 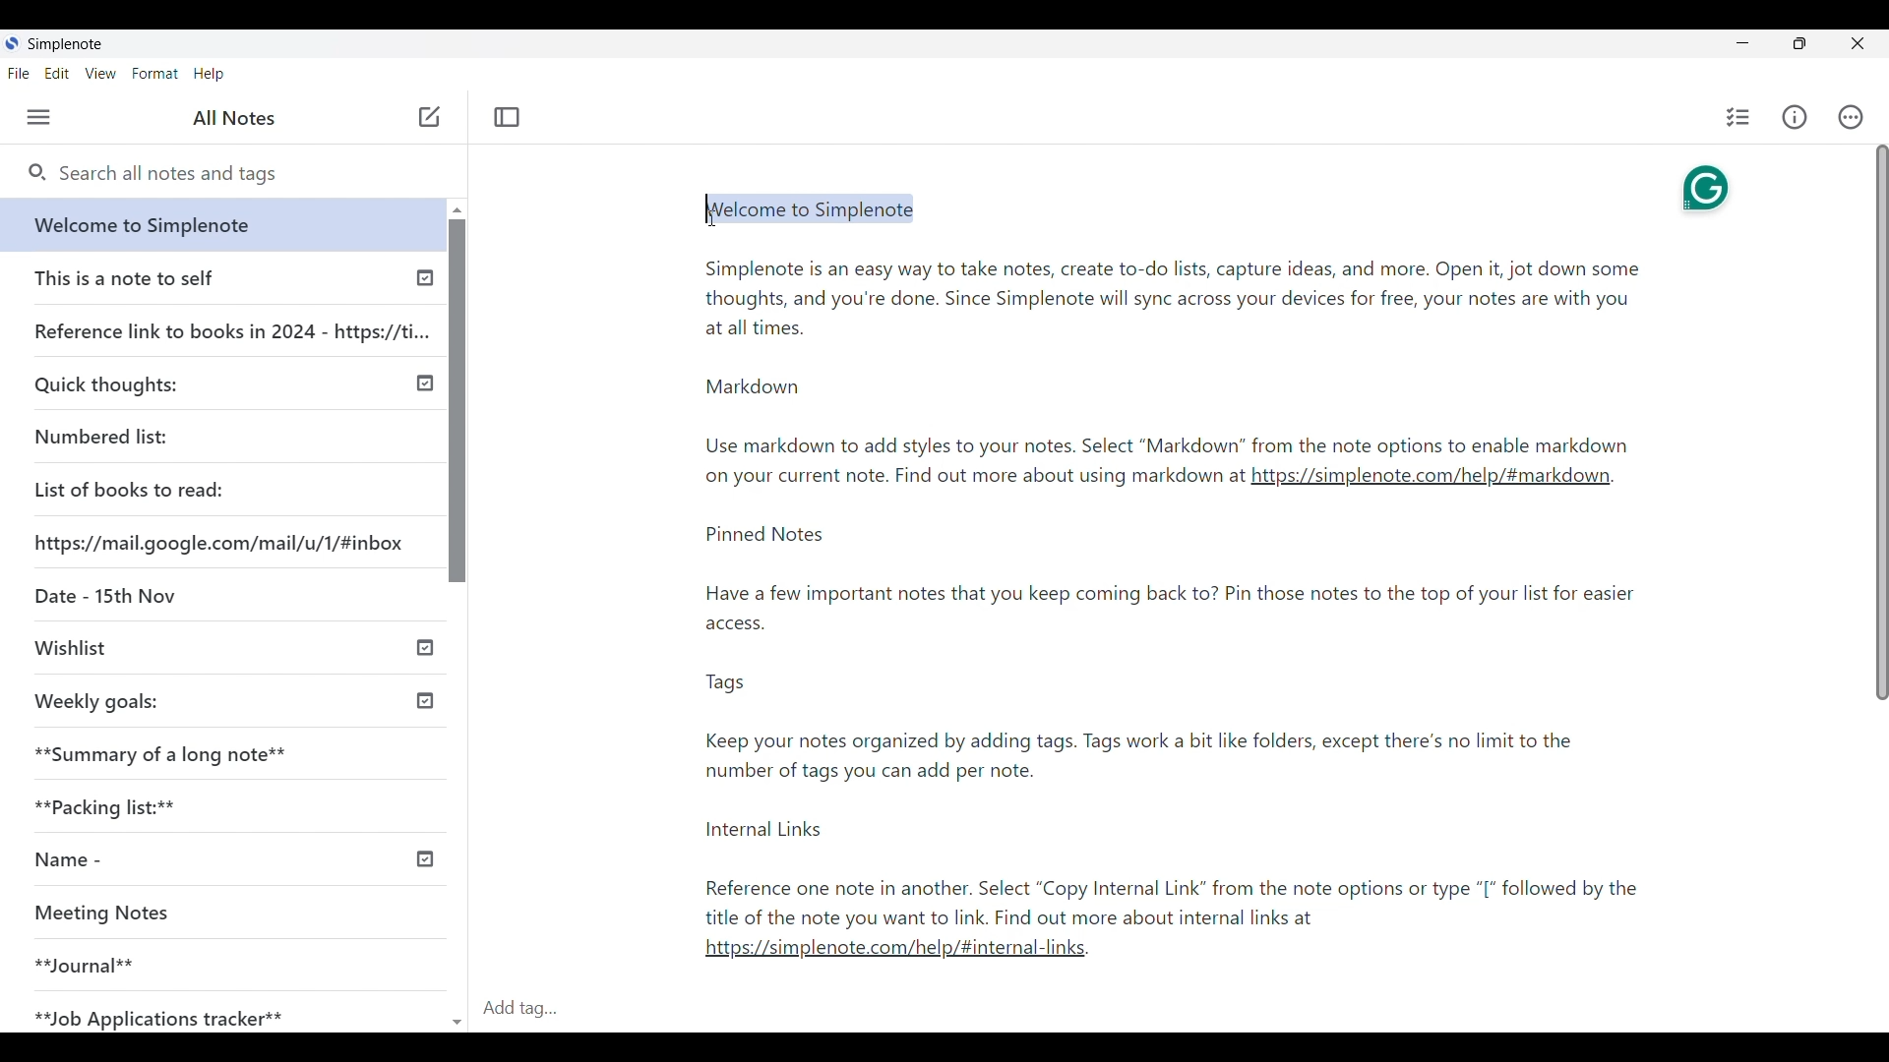 I want to click on Listen of books to read, so click(x=129, y=489).